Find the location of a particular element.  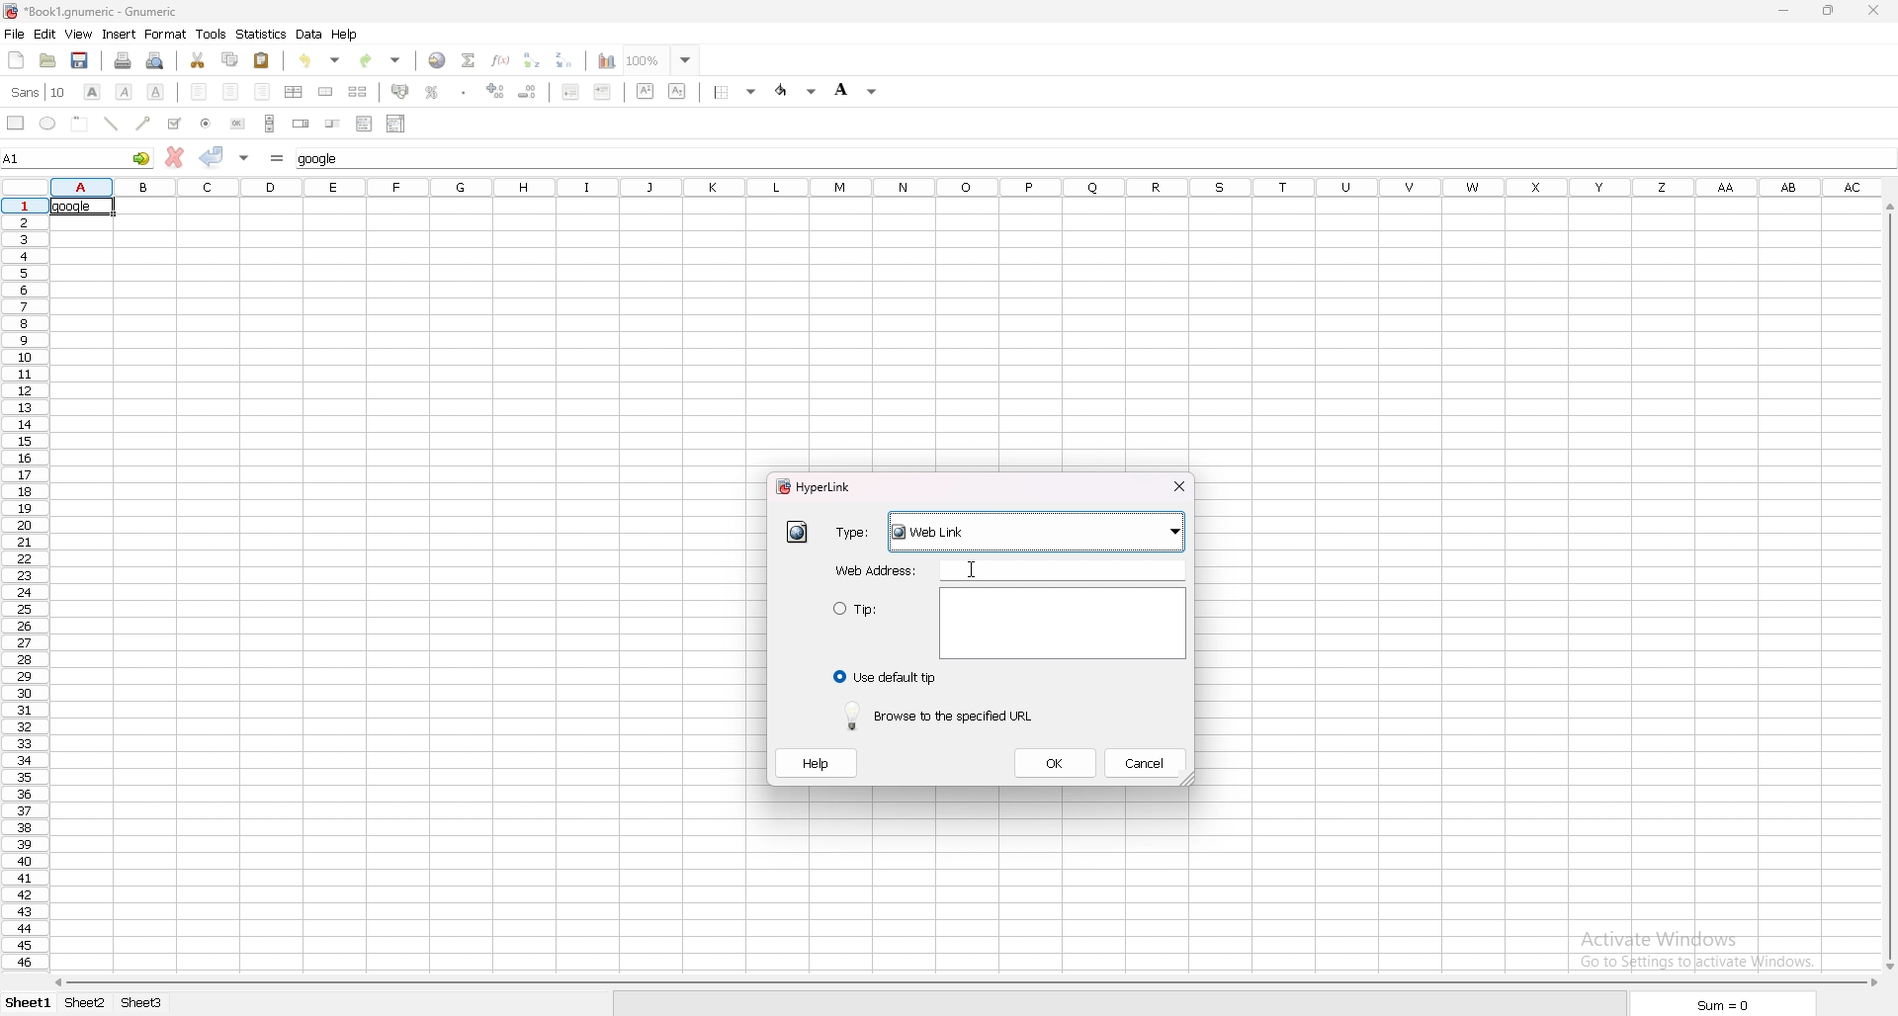

sort ascending is located at coordinates (533, 59).